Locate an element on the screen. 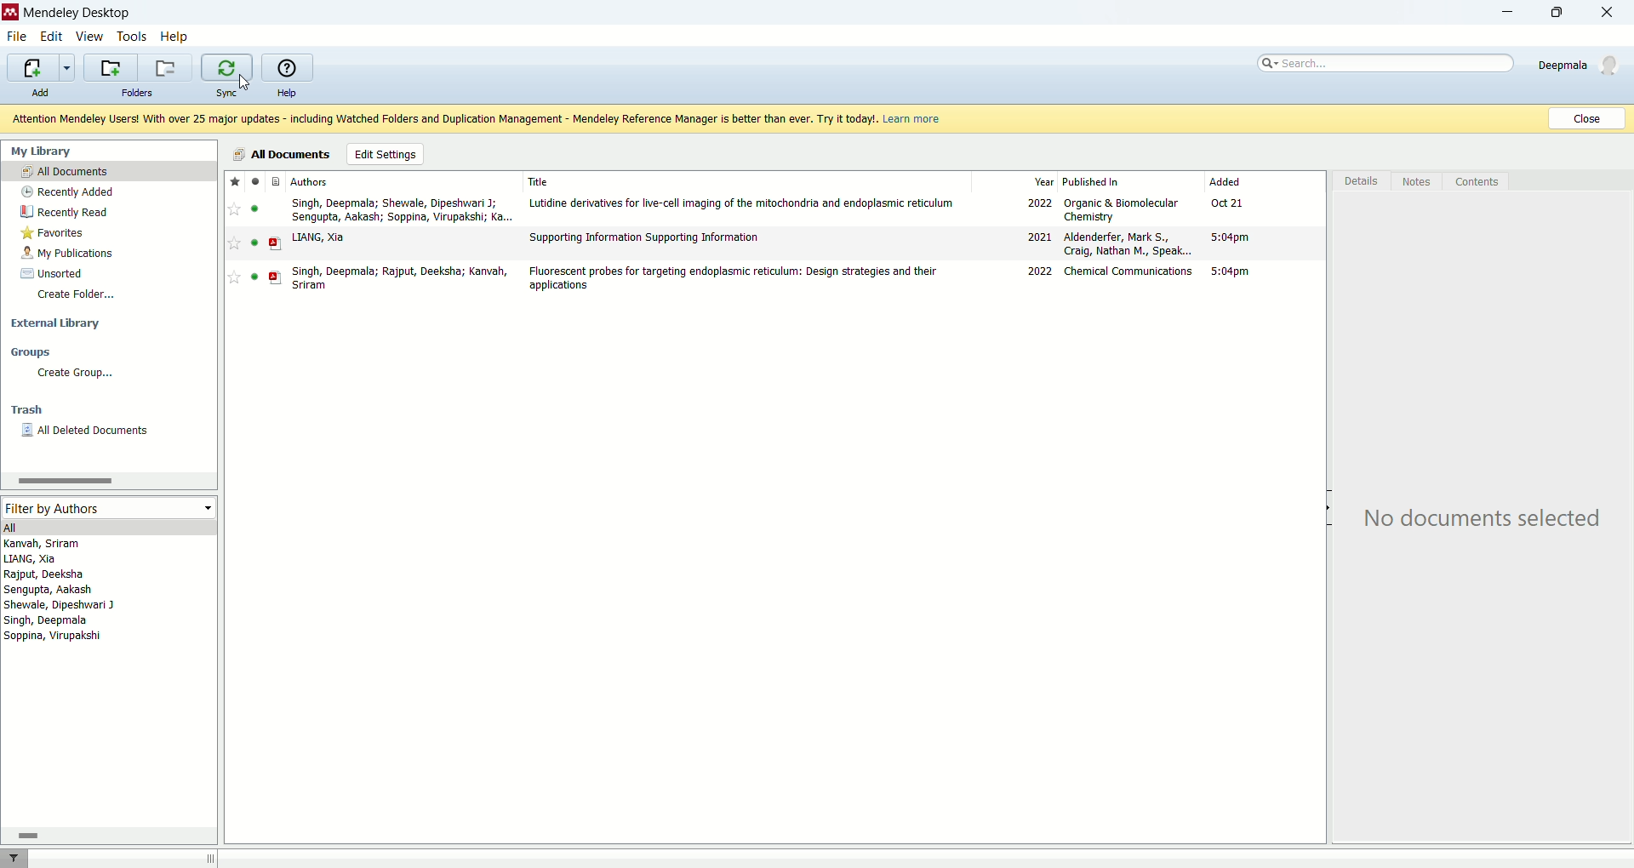 The height and width of the screenshot is (868, 1634). Add to favorite is located at coordinates (234, 277).